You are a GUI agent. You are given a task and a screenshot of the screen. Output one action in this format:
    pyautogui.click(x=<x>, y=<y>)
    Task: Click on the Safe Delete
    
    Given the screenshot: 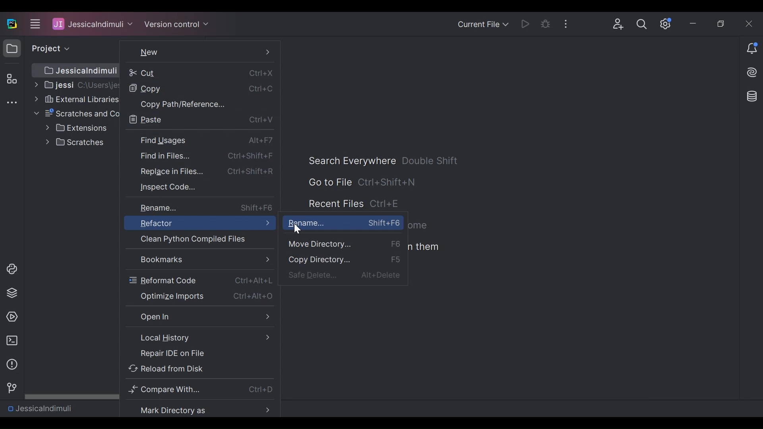 What is the action you would take?
    pyautogui.click(x=347, y=276)
    